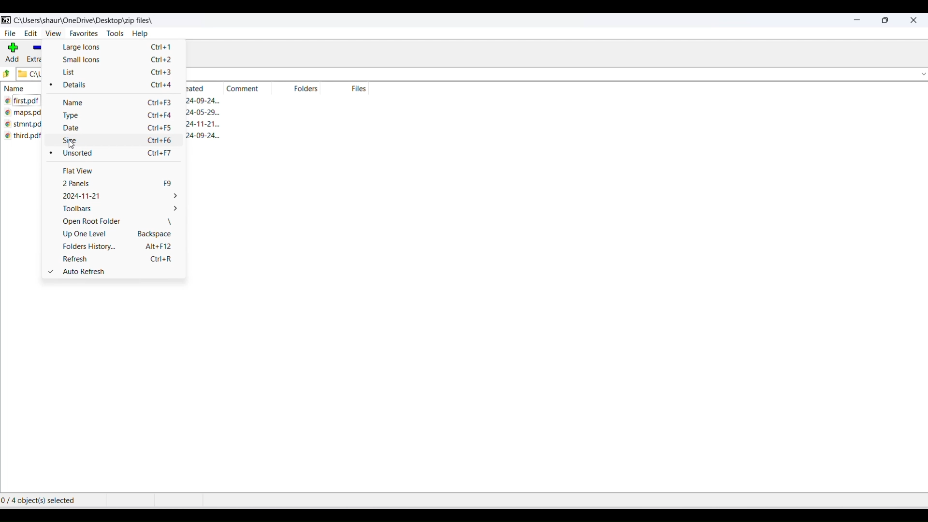  I want to click on help, so click(145, 34).